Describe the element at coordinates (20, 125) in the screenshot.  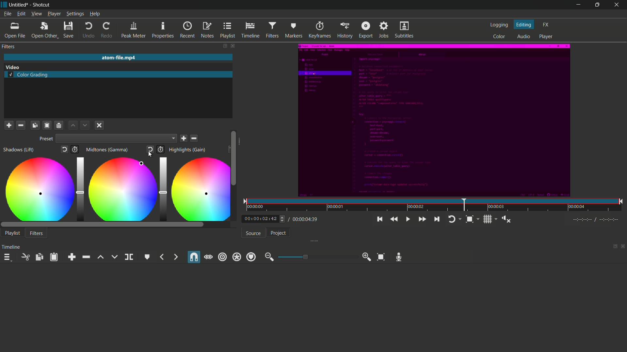
I see `minus` at that location.